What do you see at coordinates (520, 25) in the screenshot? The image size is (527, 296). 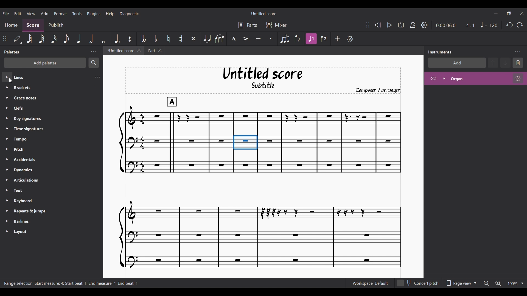 I see `Redo` at bounding box center [520, 25].